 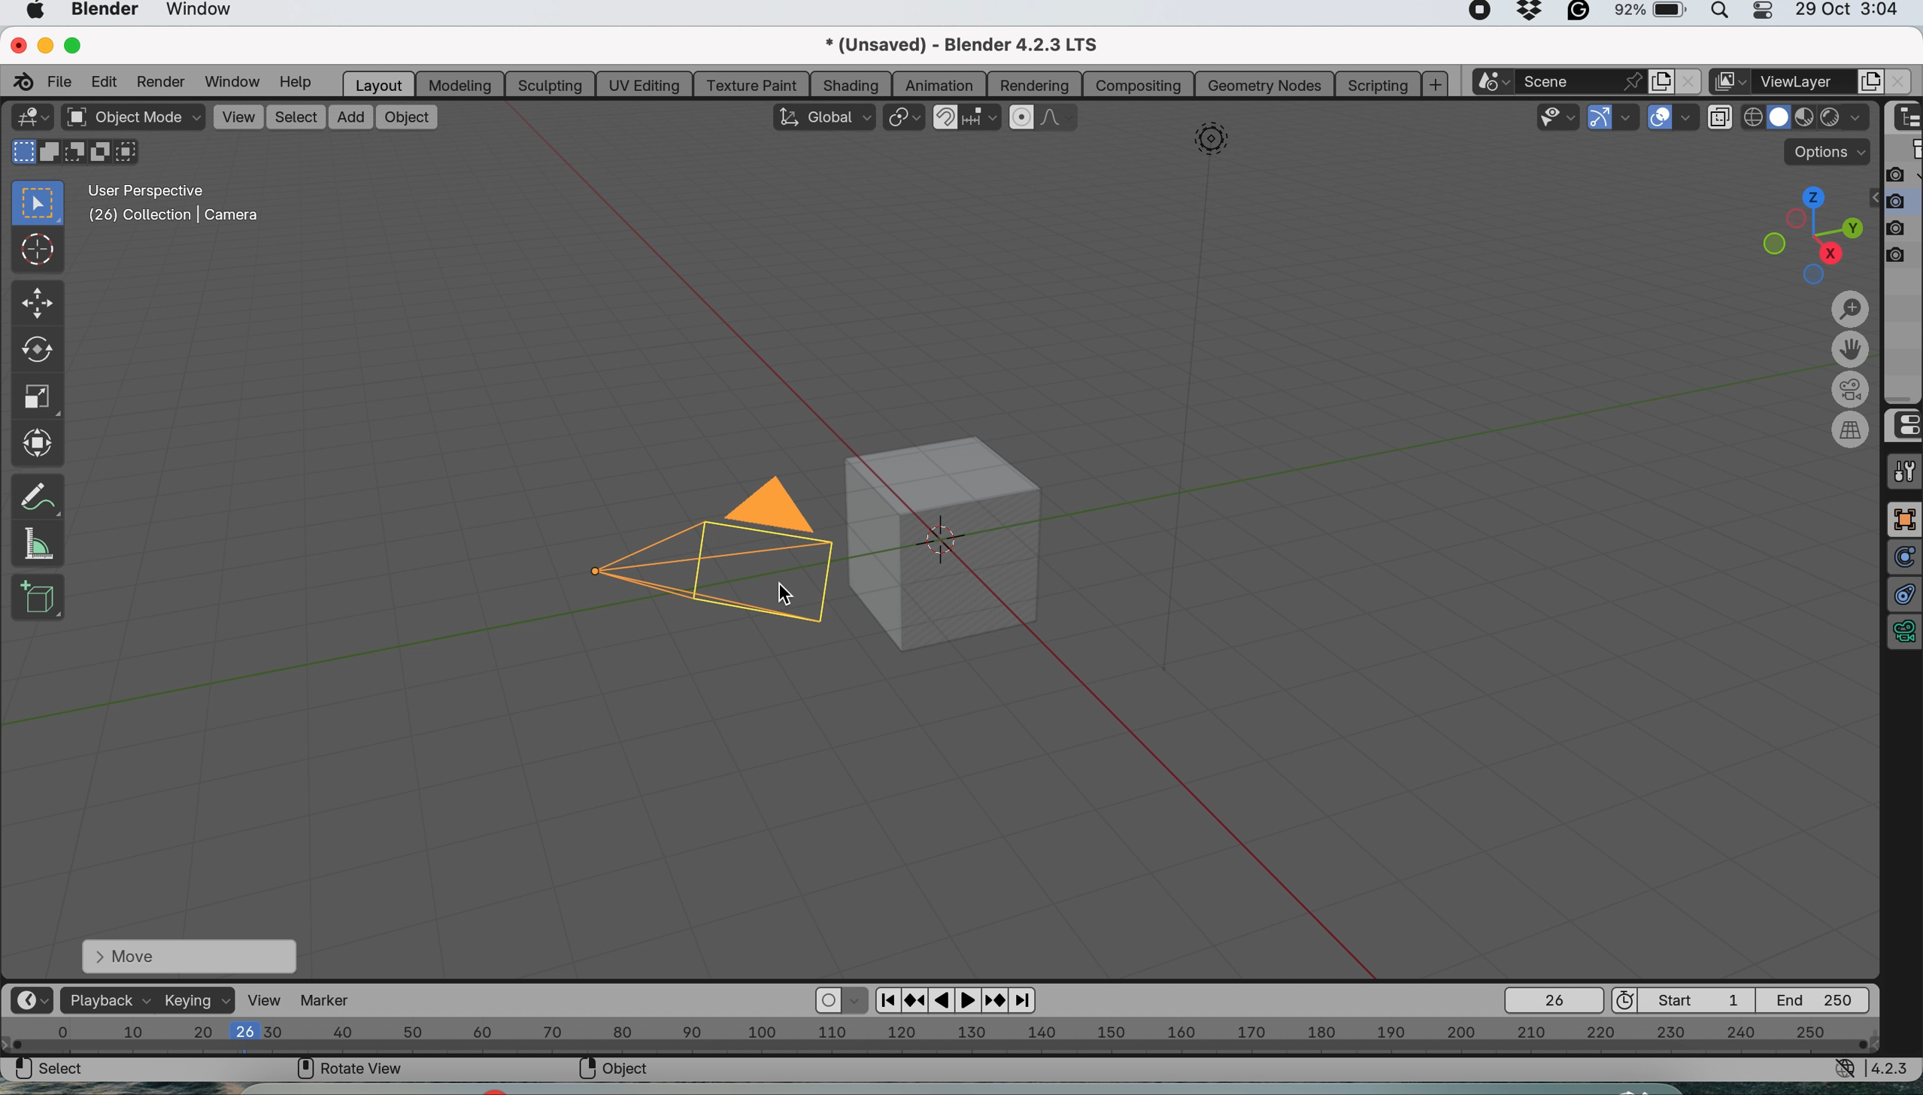 What do you see at coordinates (1263, 84) in the screenshot?
I see `geometry nodes` at bounding box center [1263, 84].